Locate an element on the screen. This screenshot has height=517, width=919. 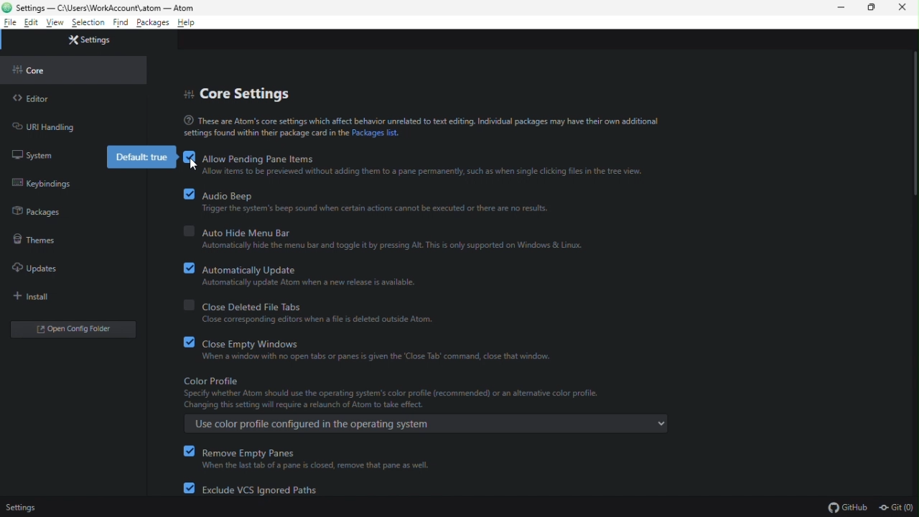
close empty window. When a window with no open tabs or panes is given the "Close Tab" command, close the window. is located at coordinates (368, 348).